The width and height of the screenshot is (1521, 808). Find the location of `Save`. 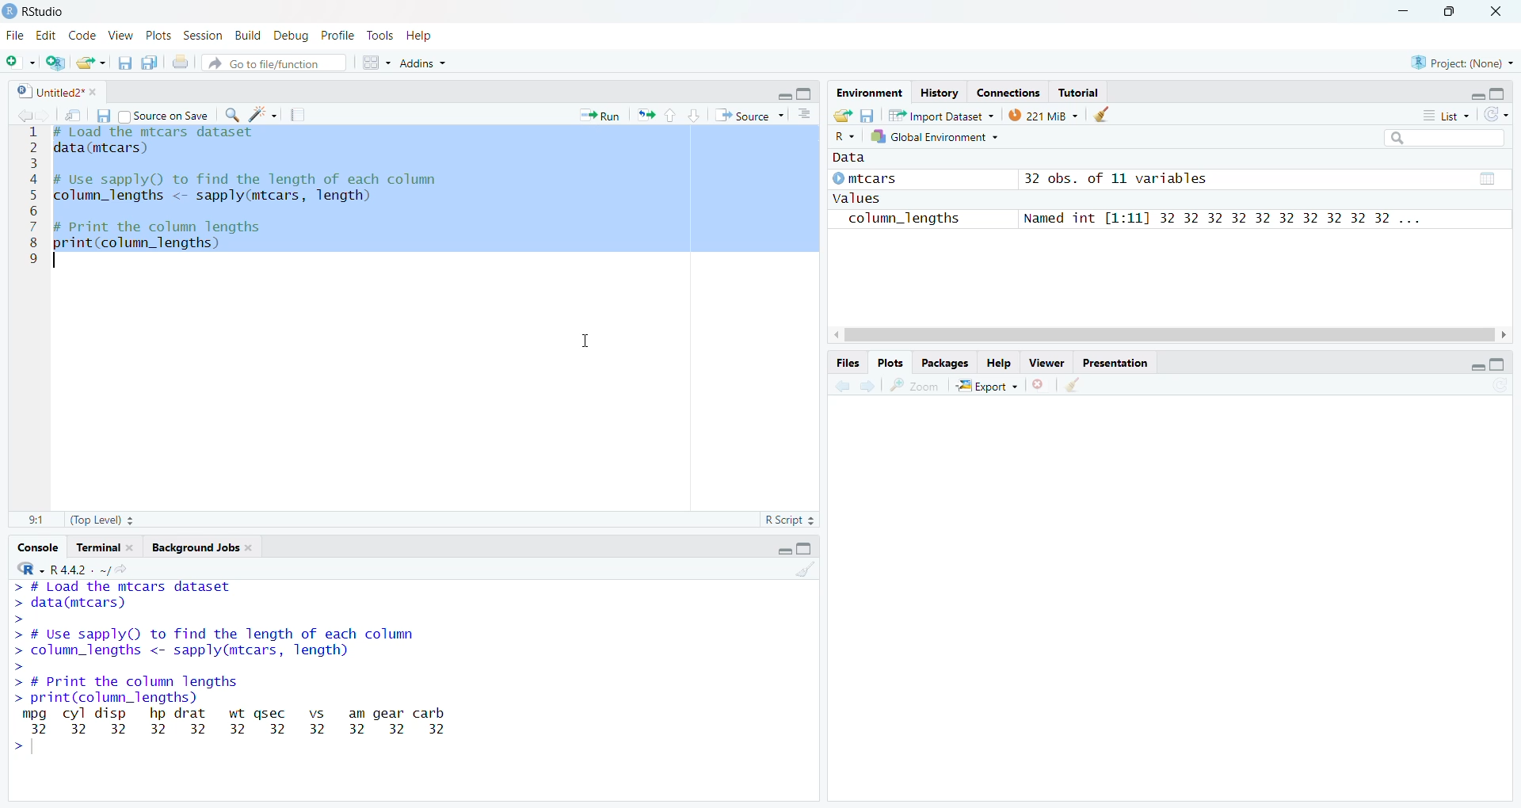

Save is located at coordinates (868, 115).